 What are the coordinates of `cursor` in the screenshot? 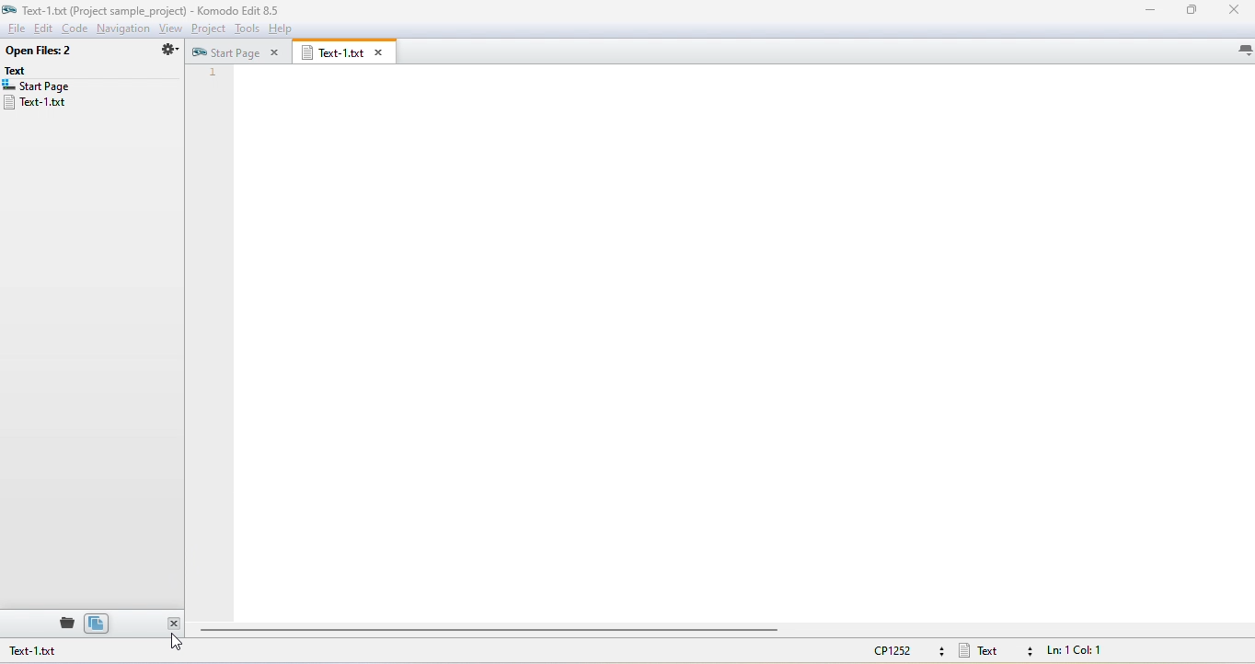 It's located at (177, 644).